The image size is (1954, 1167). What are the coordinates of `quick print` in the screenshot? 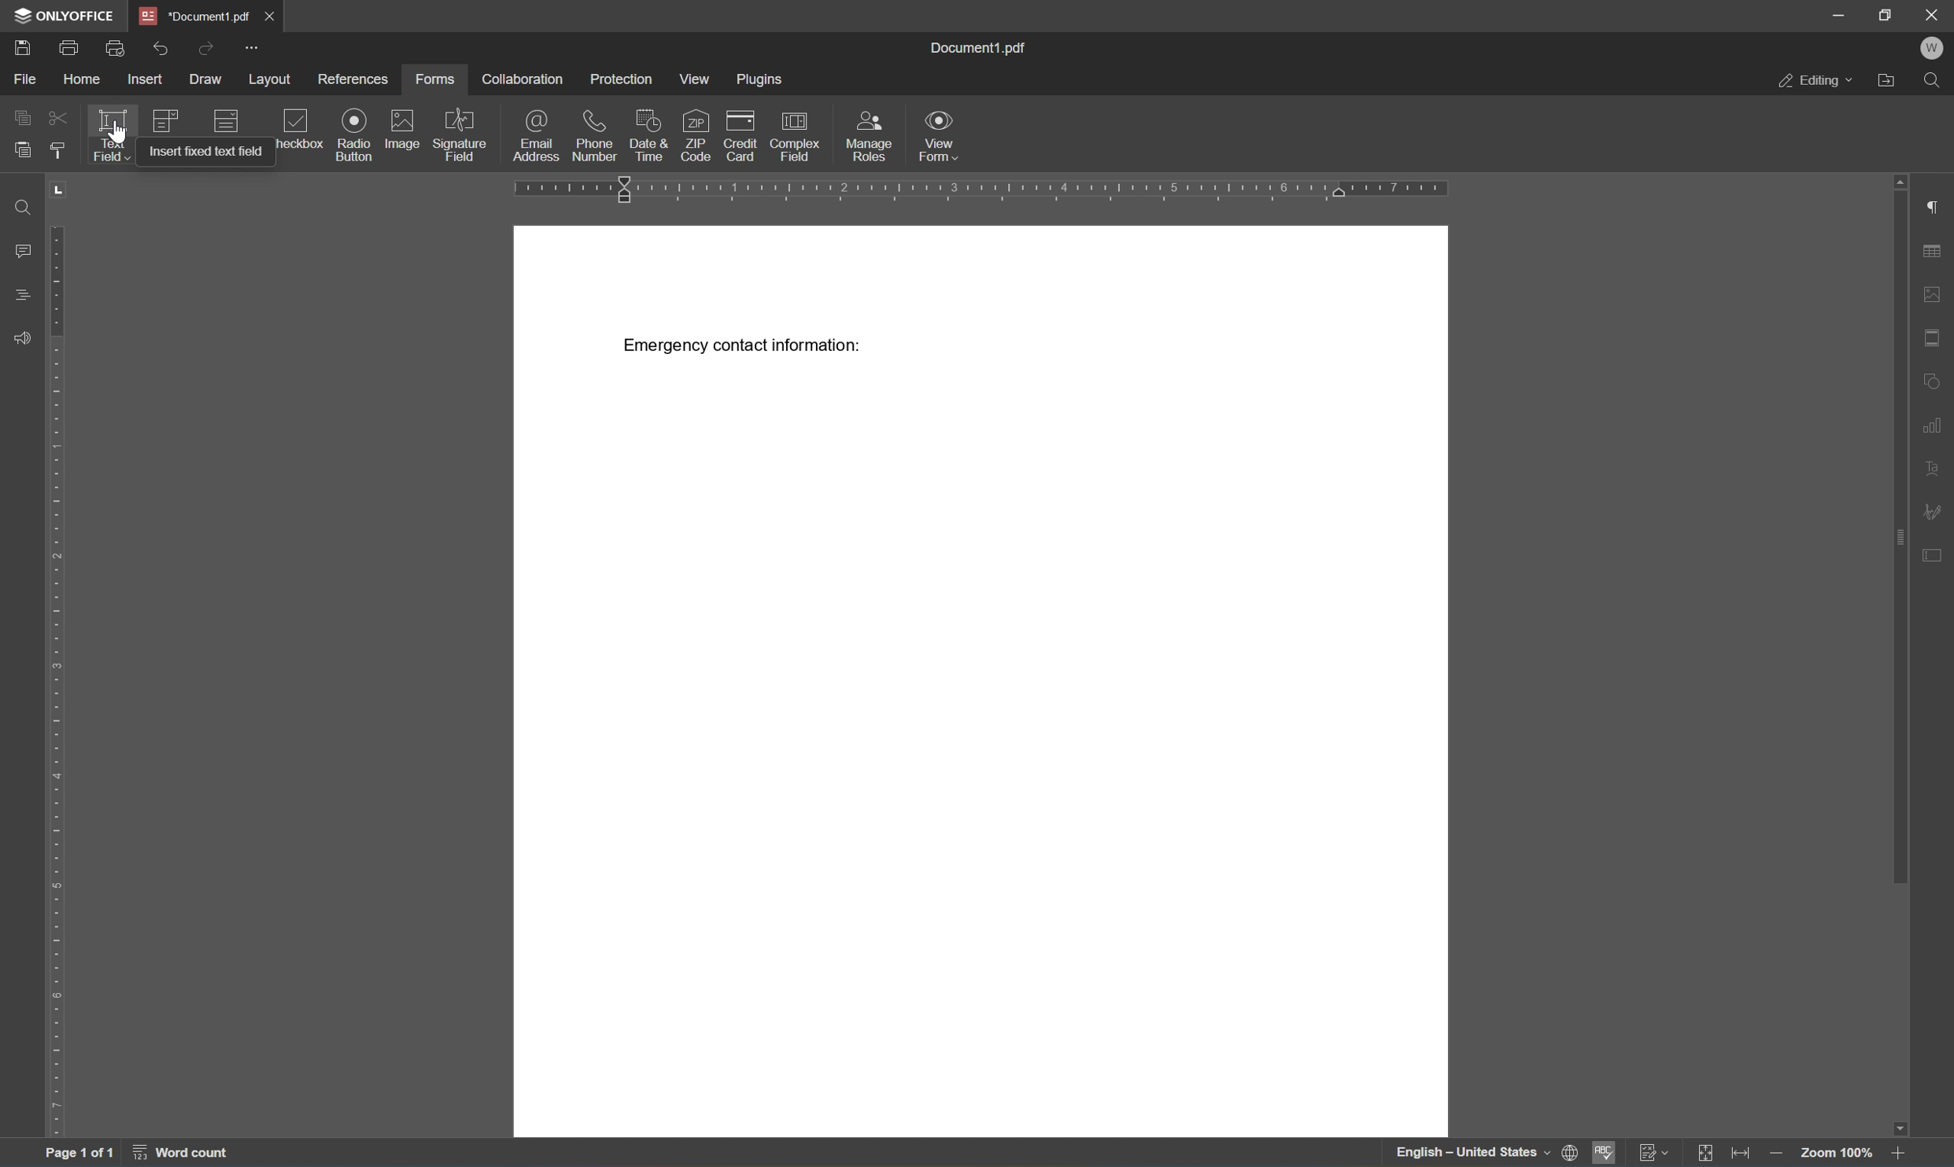 It's located at (114, 49).